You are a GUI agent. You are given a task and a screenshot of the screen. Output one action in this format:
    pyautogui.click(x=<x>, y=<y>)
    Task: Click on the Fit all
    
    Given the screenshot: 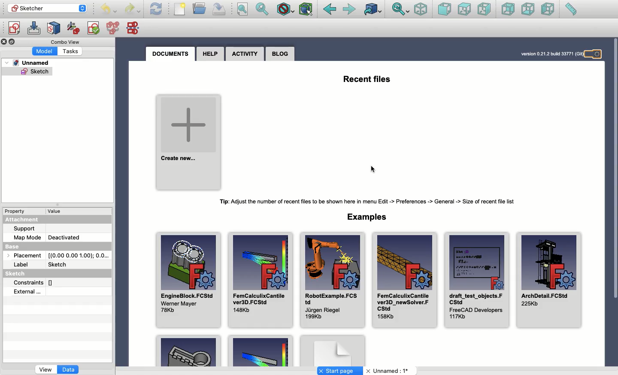 What is the action you would take?
    pyautogui.click(x=245, y=9)
    